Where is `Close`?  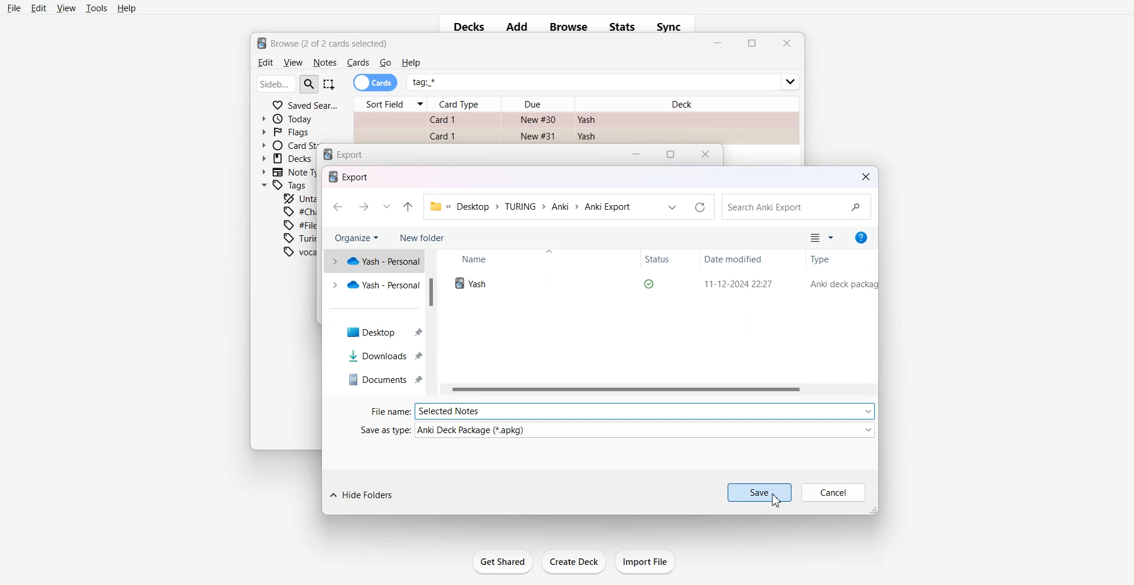
Close is located at coordinates (706, 153).